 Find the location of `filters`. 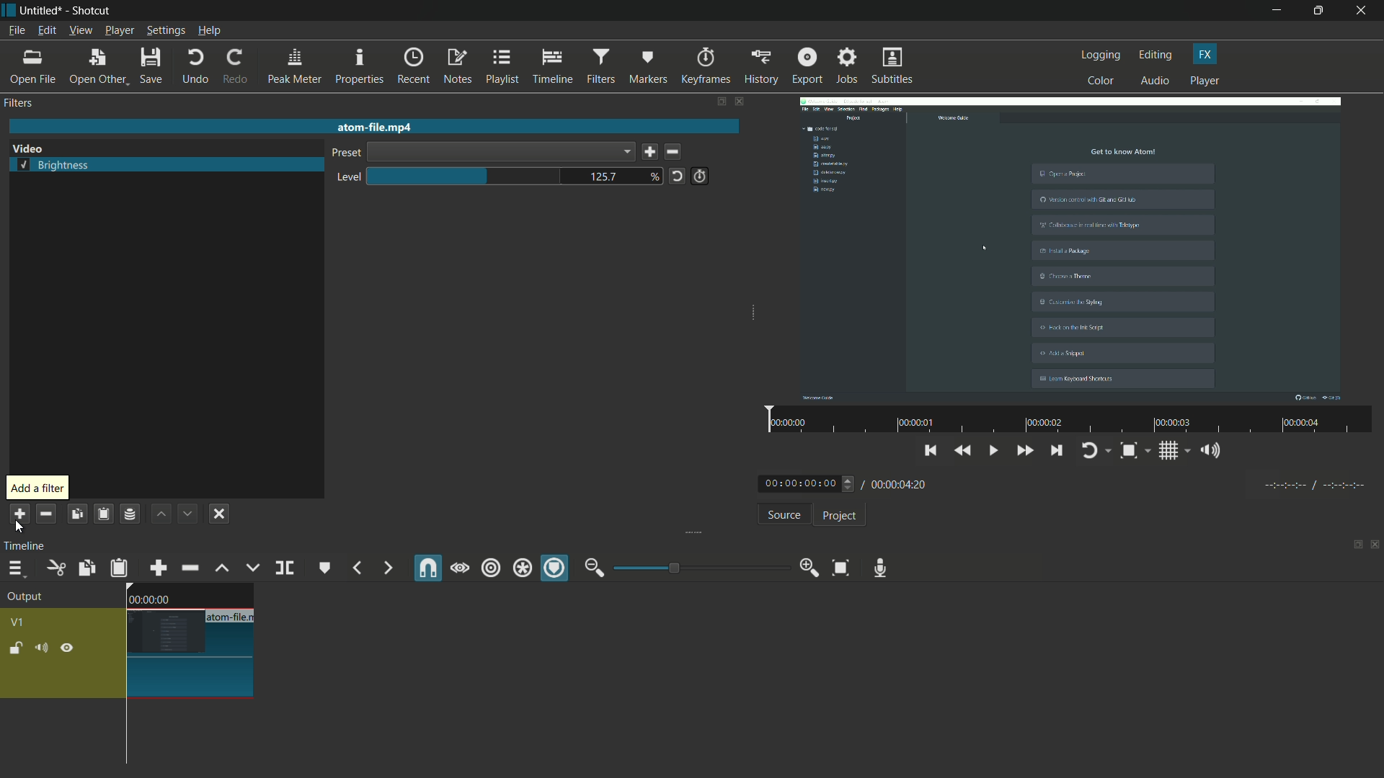

filters is located at coordinates (600, 66).